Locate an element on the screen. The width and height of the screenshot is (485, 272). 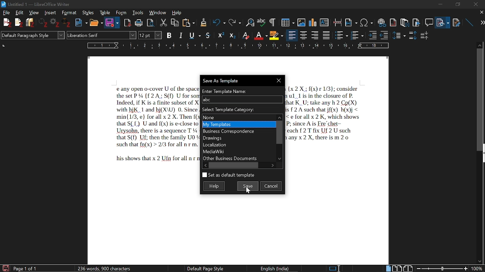
Book view is located at coordinates (408, 268).